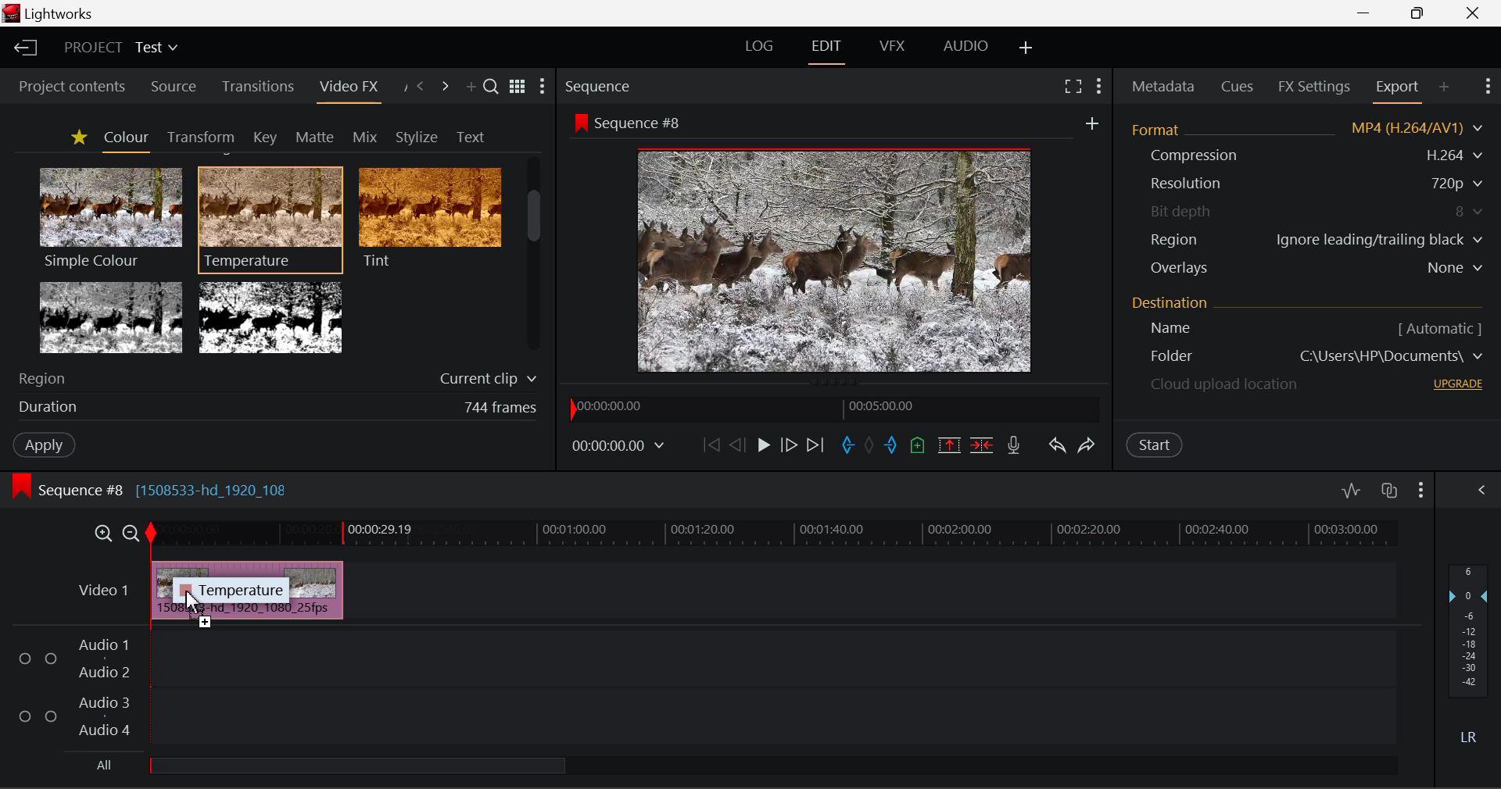  Describe the element at coordinates (869, 447) in the screenshot. I see `Remove all marks` at that location.